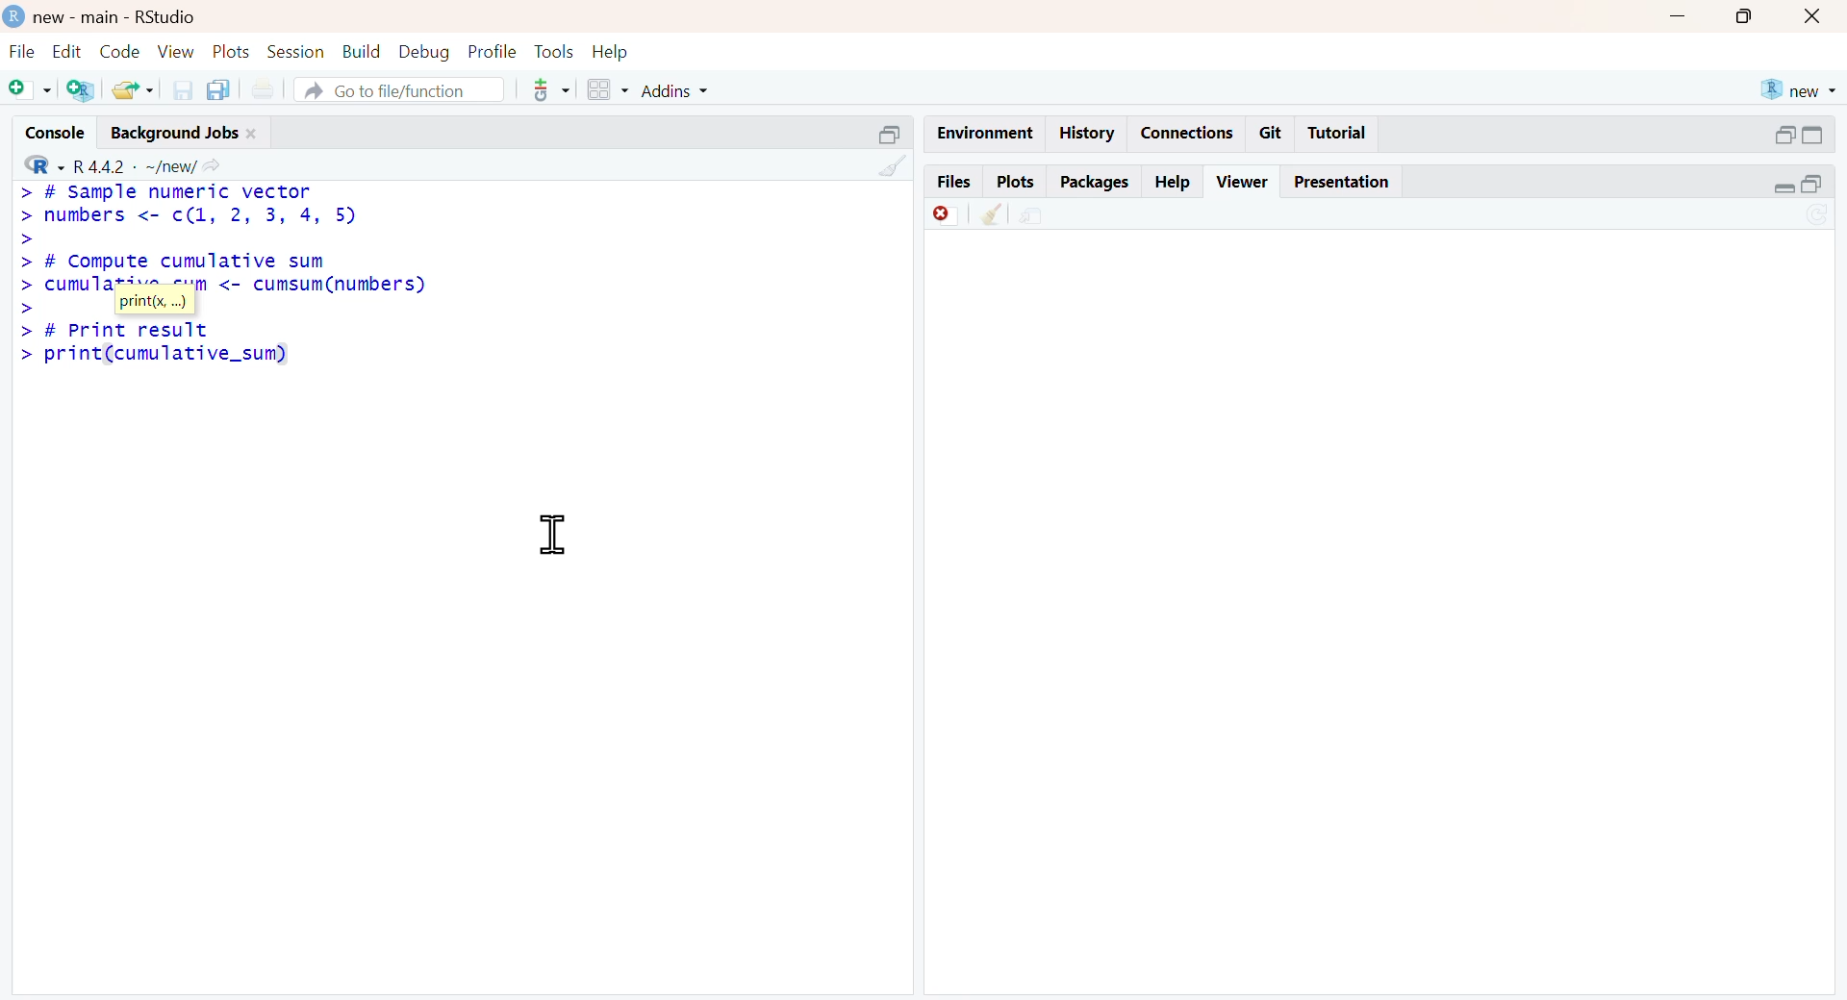  I want to click on debug, so click(426, 51).